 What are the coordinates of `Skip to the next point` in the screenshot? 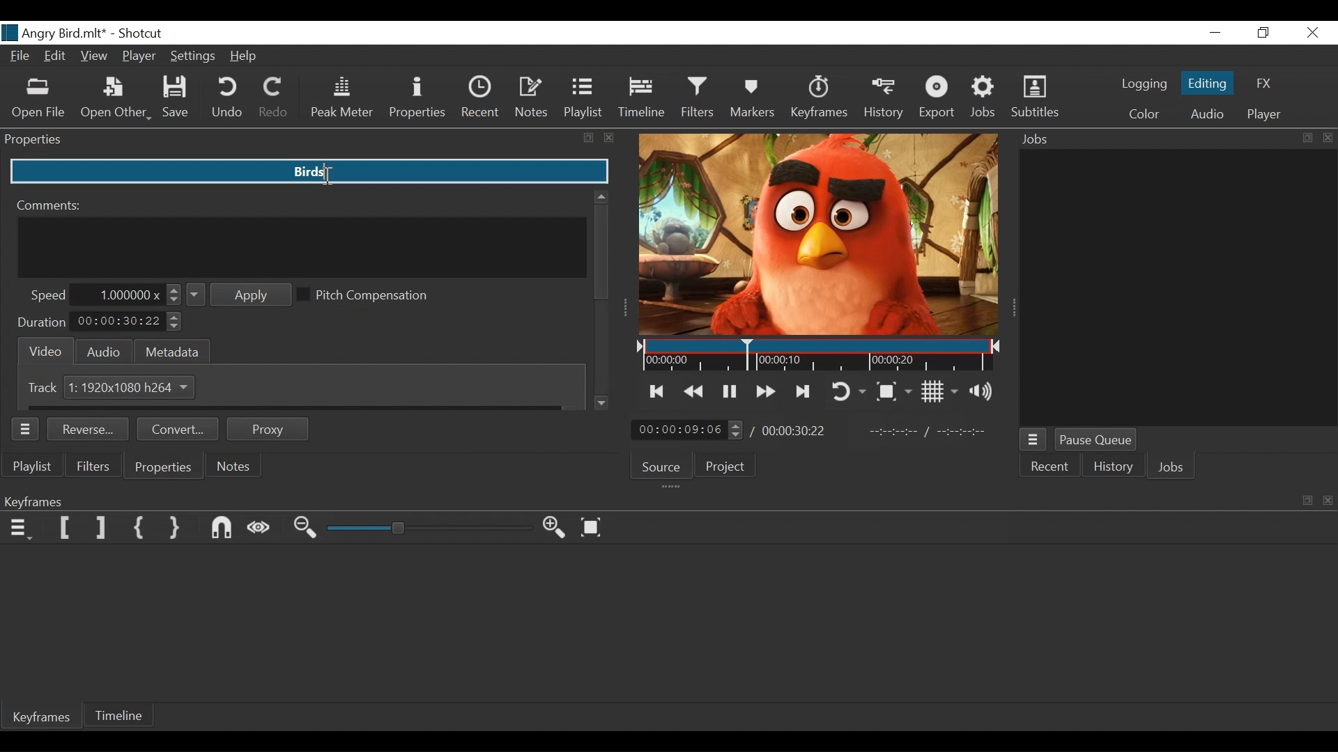 It's located at (658, 391).